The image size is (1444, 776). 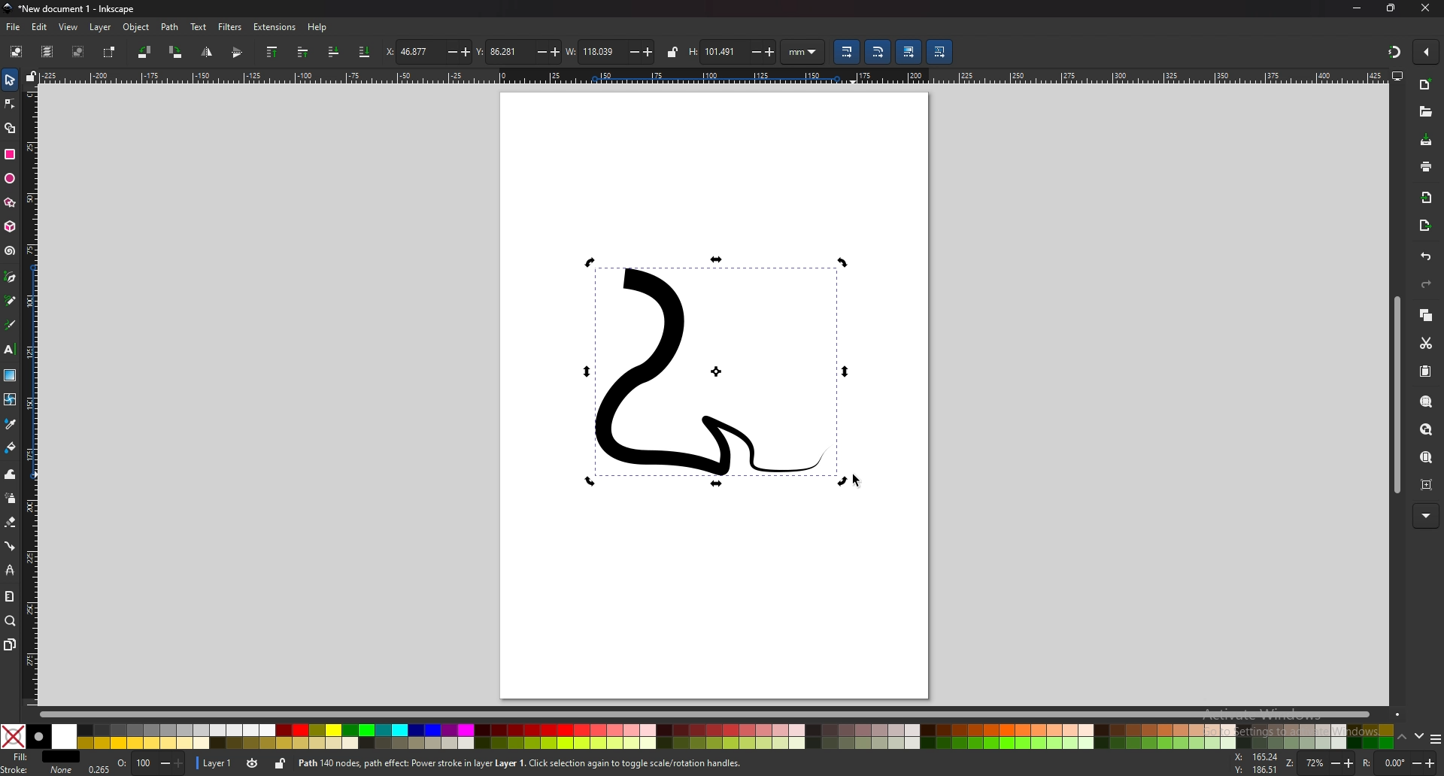 What do you see at coordinates (11, 423) in the screenshot?
I see `dropper` at bounding box center [11, 423].